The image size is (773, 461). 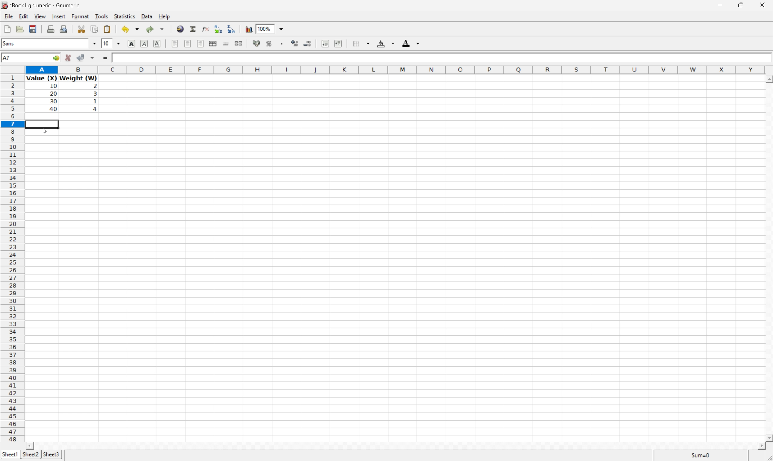 I want to click on Accept changes in multiple cells, so click(x=92, y=59).